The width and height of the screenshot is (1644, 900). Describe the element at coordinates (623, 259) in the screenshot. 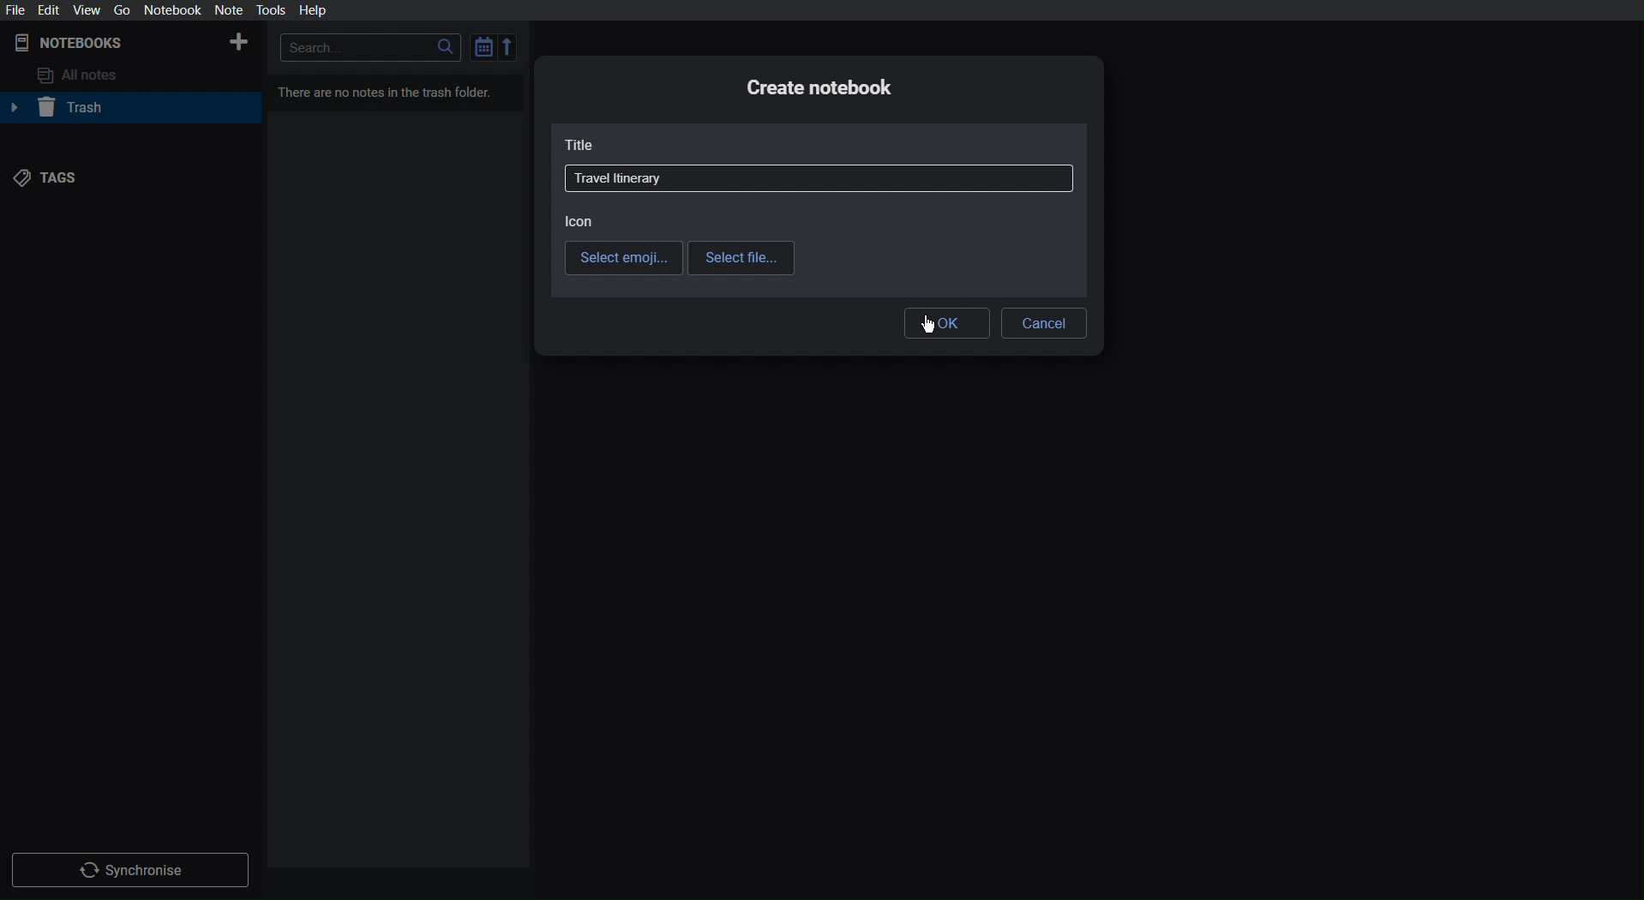

I see `Select emoji` at that location.